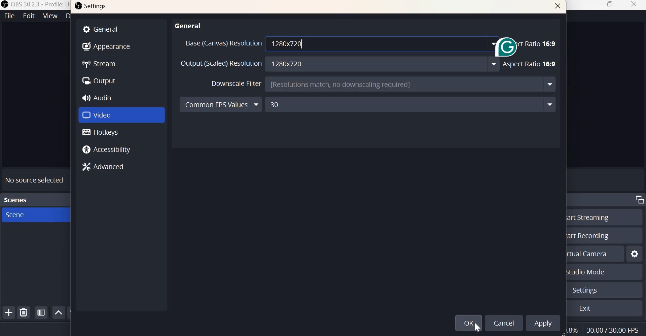  I want to click on Frame Rate (FPS), so click(614, 329).